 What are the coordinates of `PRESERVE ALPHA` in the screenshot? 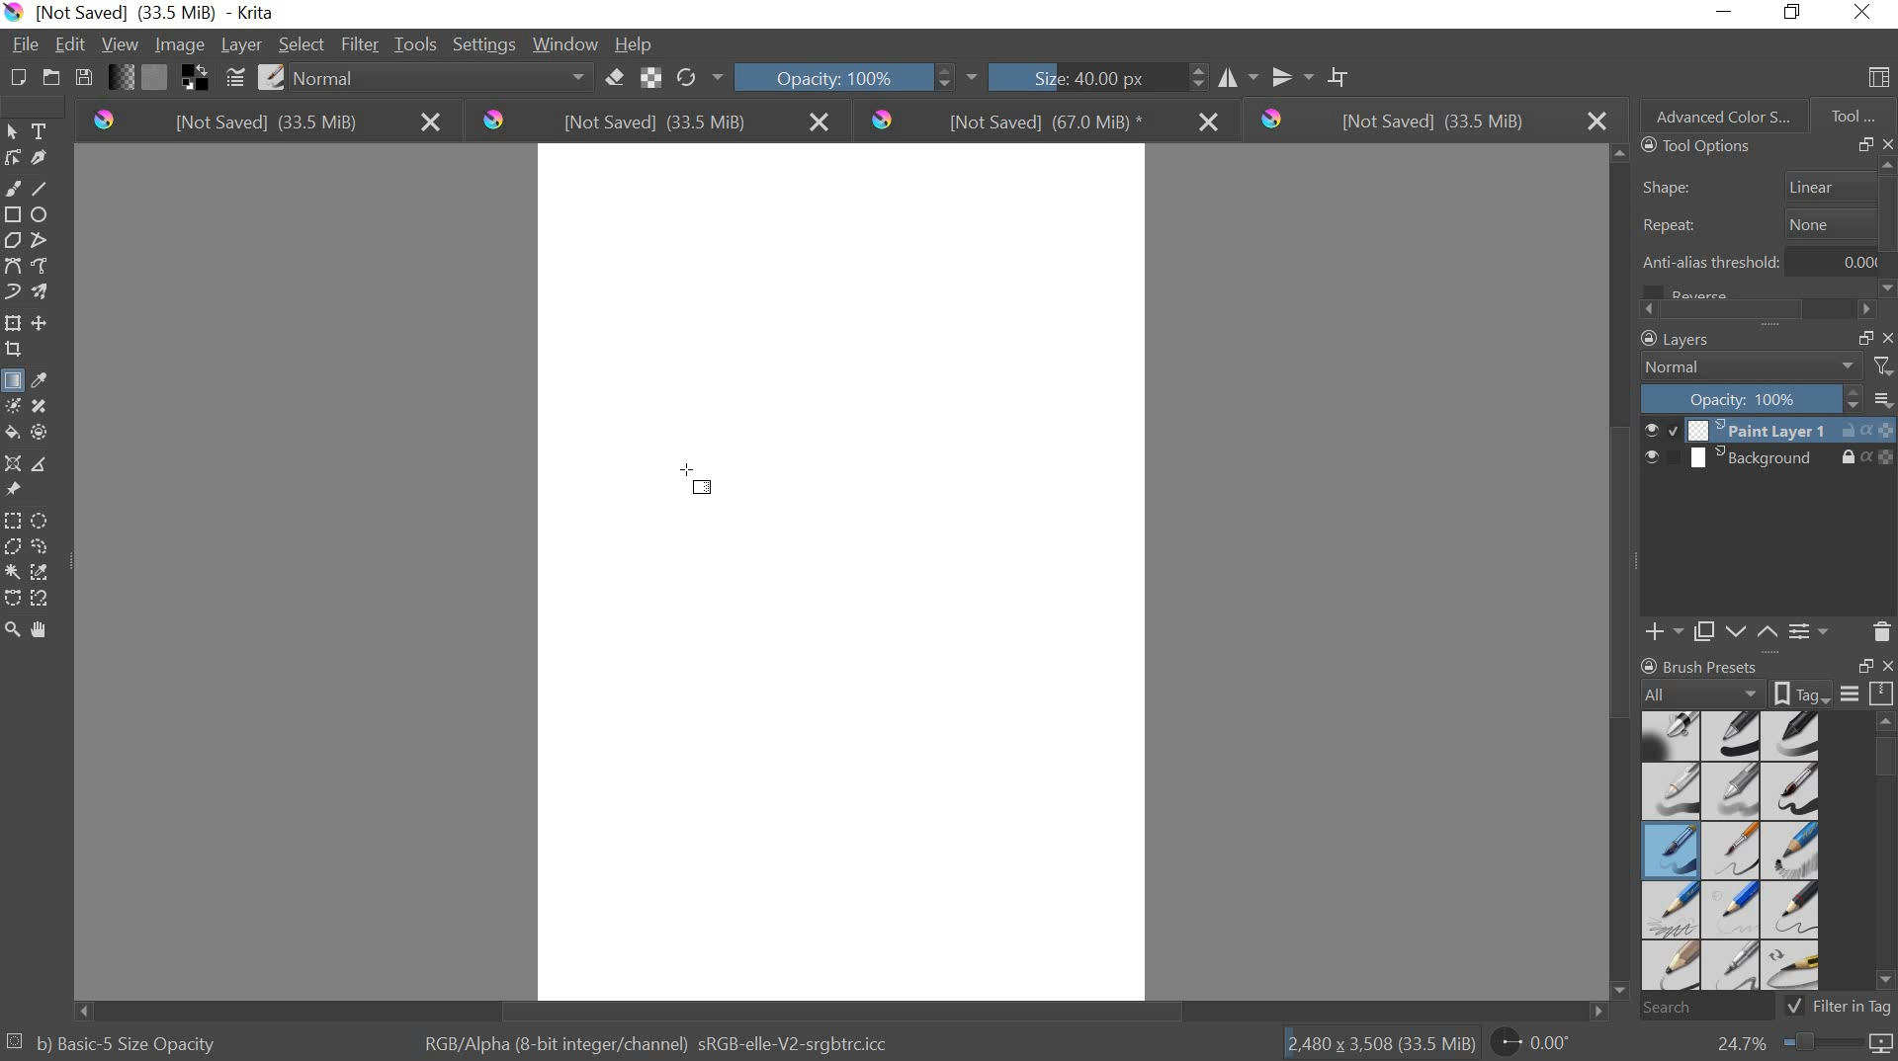 It's located at (653, 78).